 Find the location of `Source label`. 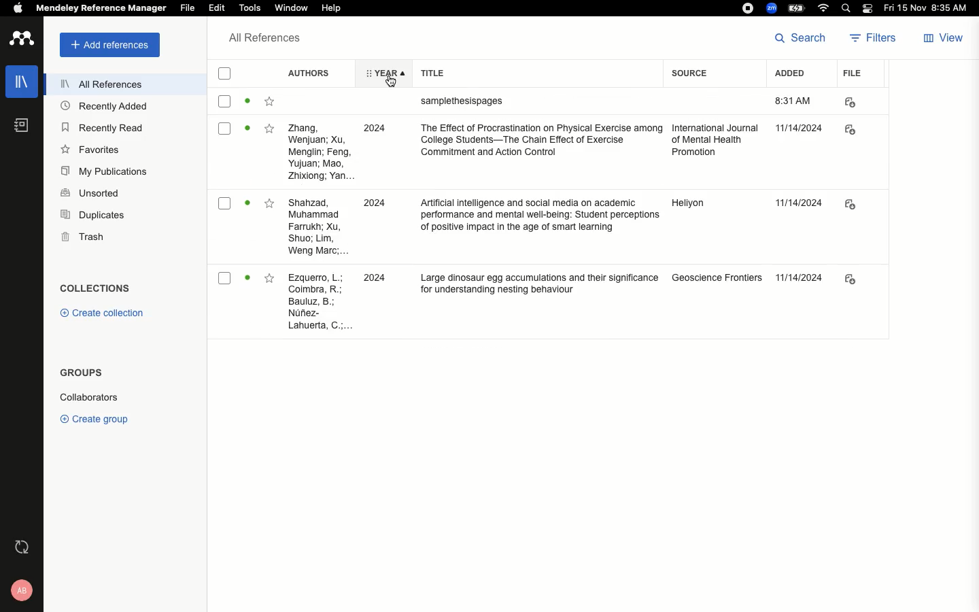

Source label is located at coordinates (706, 78).